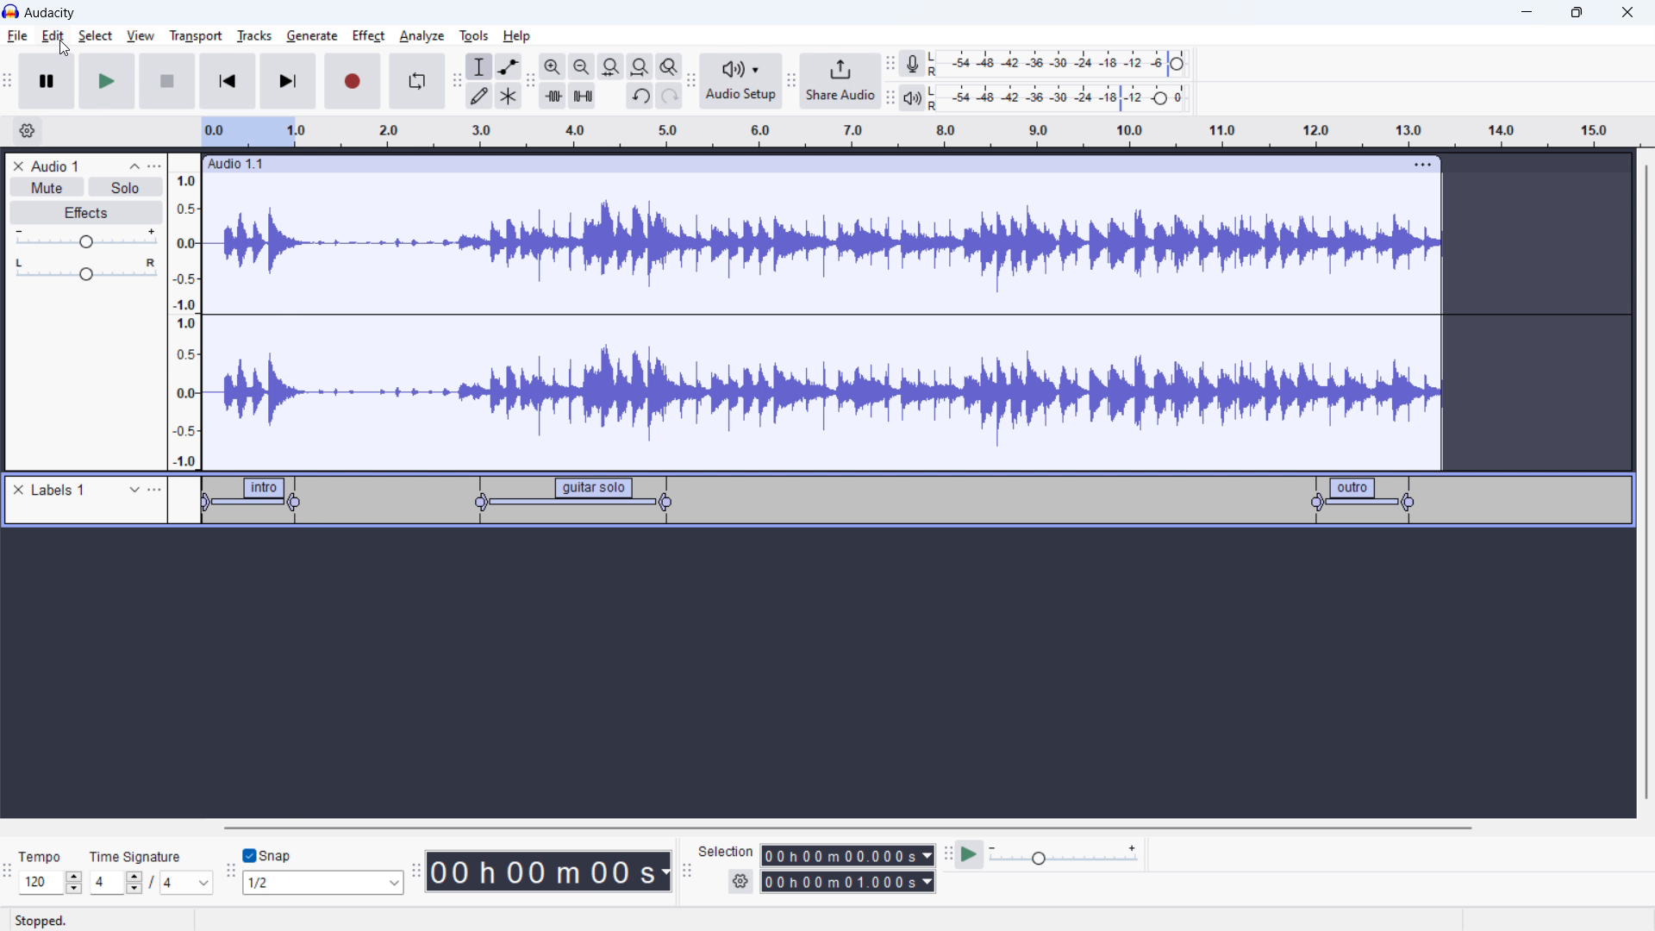  Describe the element at coordinates (839, 81) in the screenshot. I see `share audio` at that location.